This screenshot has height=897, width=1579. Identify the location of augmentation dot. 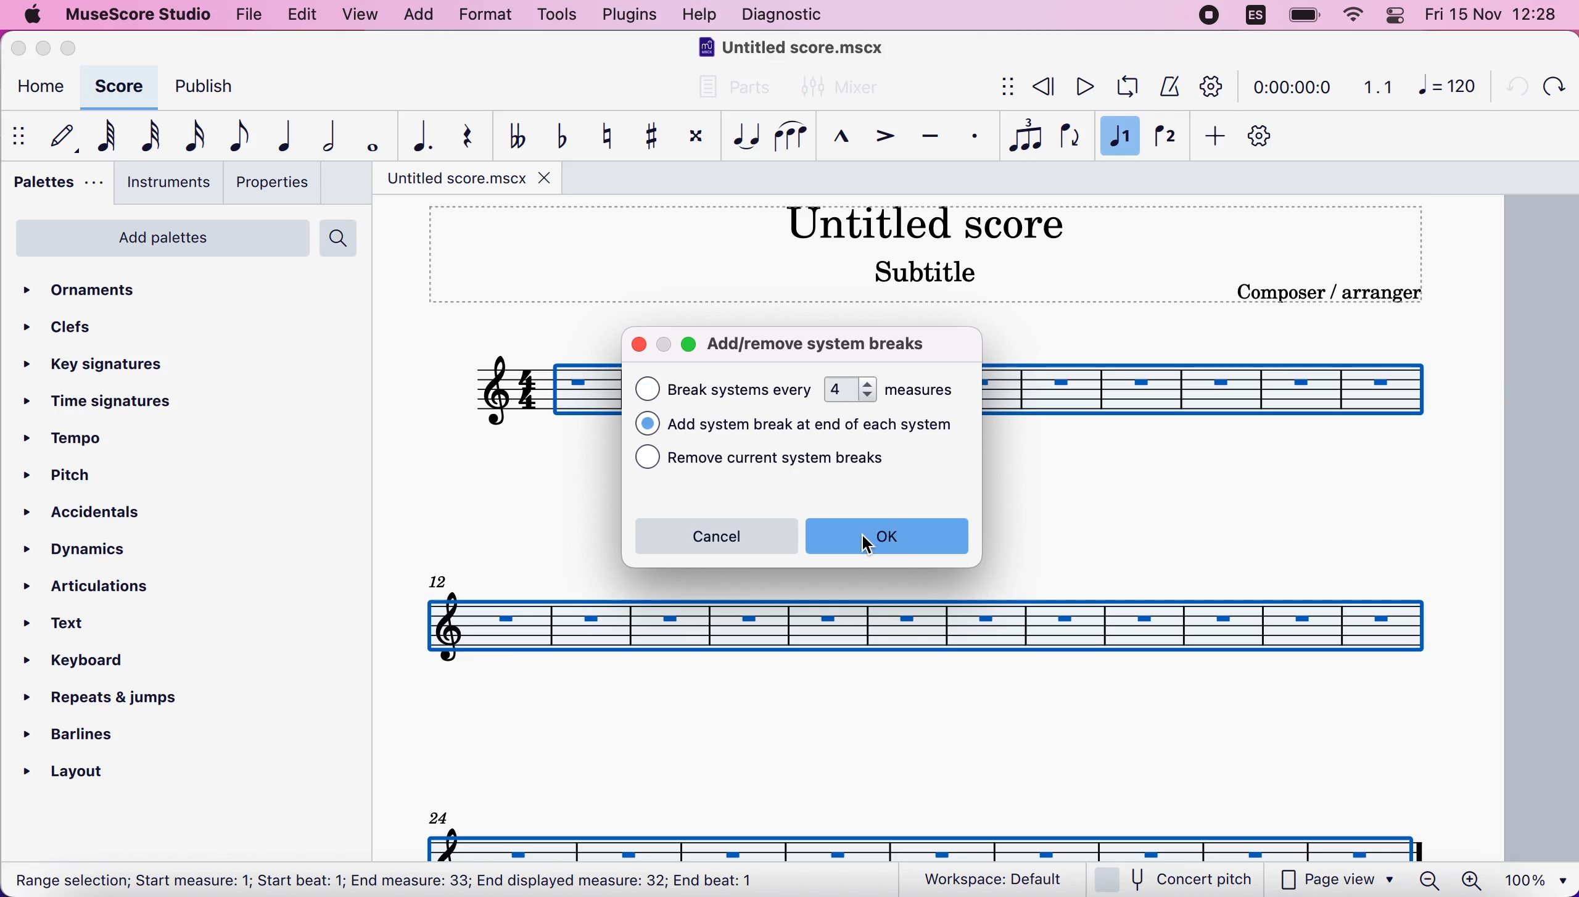
(416, 137).